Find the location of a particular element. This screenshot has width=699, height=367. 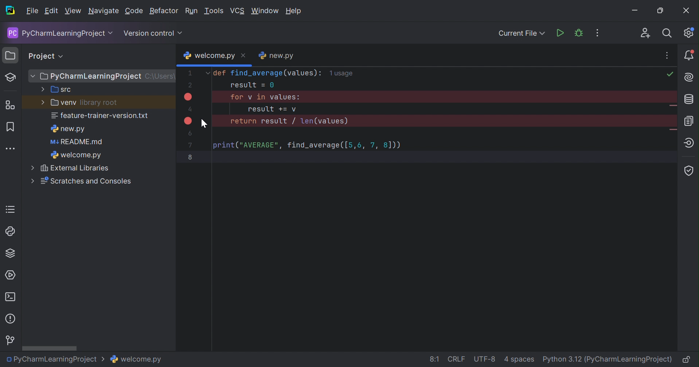

AI Assistant is located at coordinates (688, 77).